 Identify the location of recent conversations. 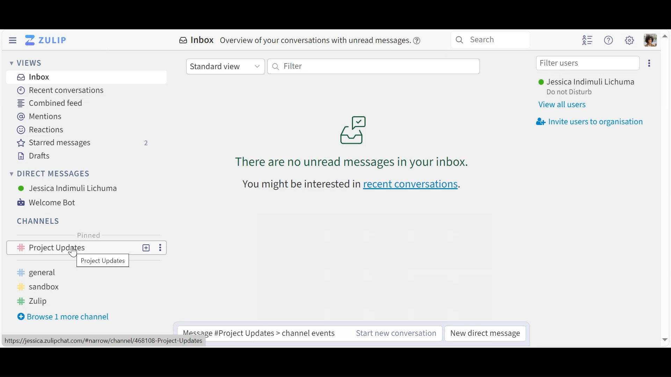
(348, 185).